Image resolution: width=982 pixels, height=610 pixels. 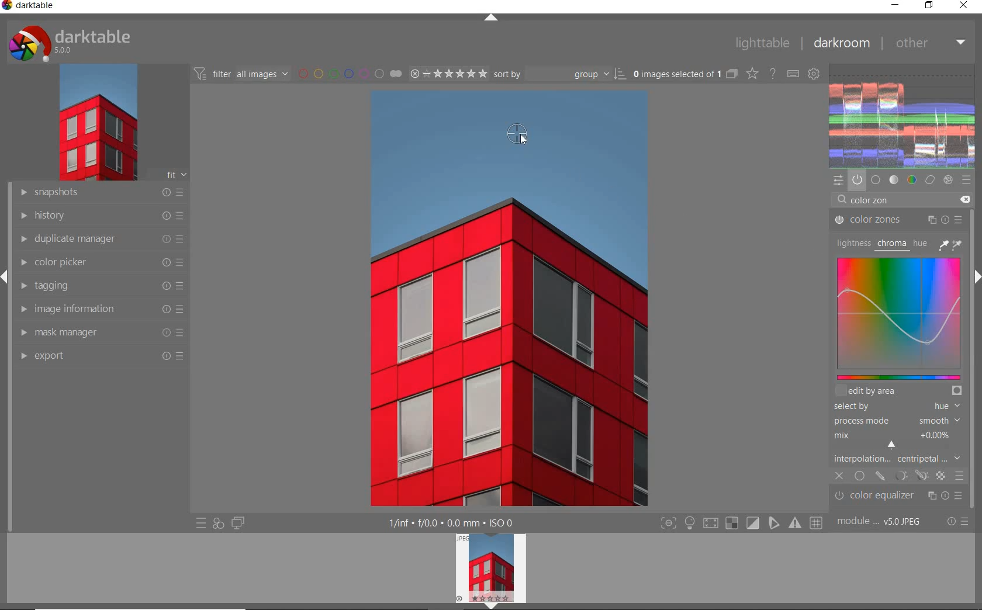 What do you see at coordinates (72, 43) in the screenshot?
I see `system logo & name` at bounding box center [72, 43].